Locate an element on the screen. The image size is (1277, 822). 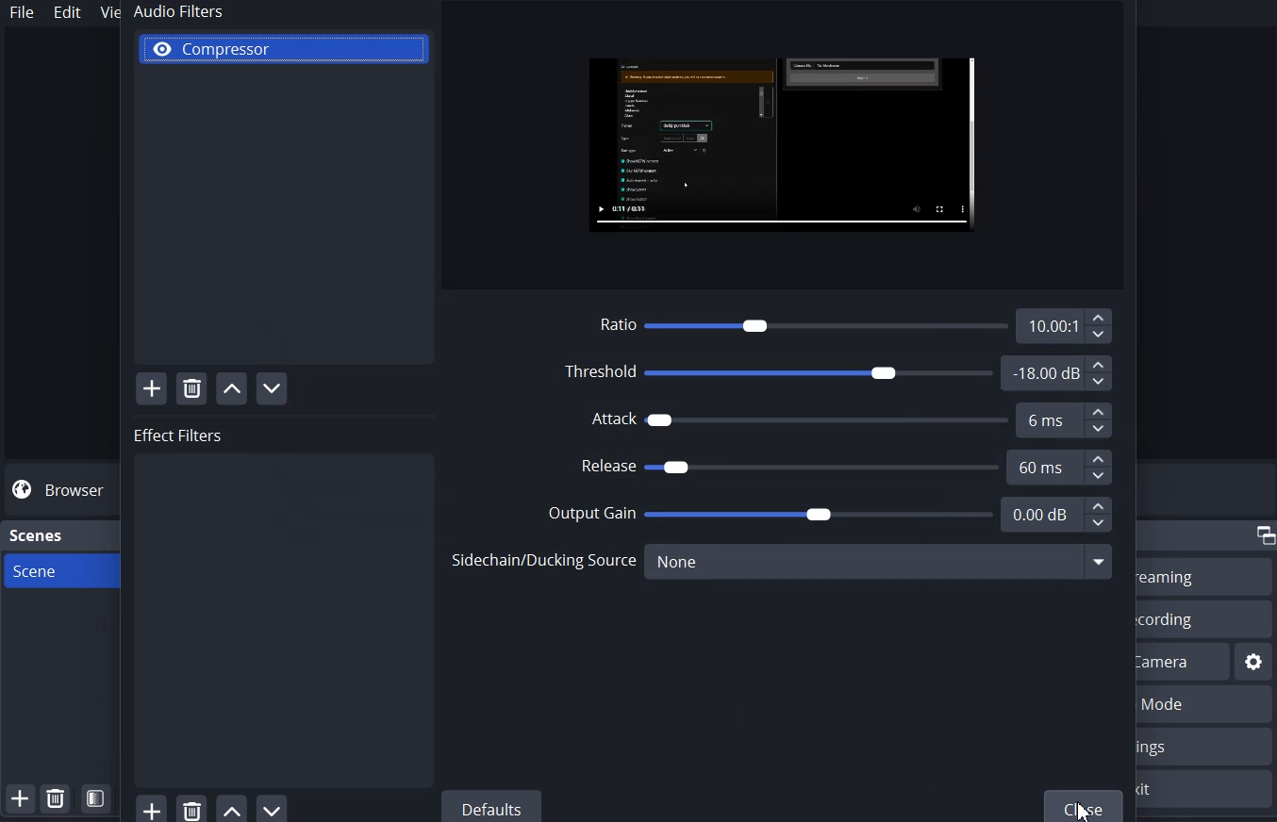
Edit is located at coordinates (69, 12).